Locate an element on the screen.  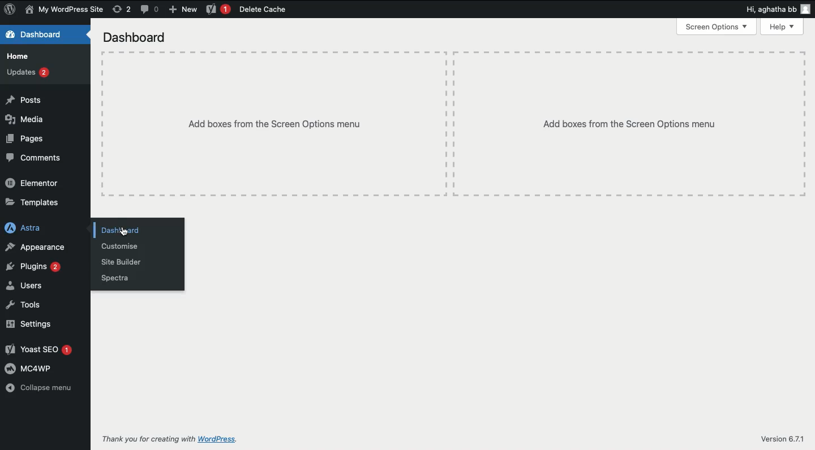
Thank you for creating with is located at coordinates (148, 436).